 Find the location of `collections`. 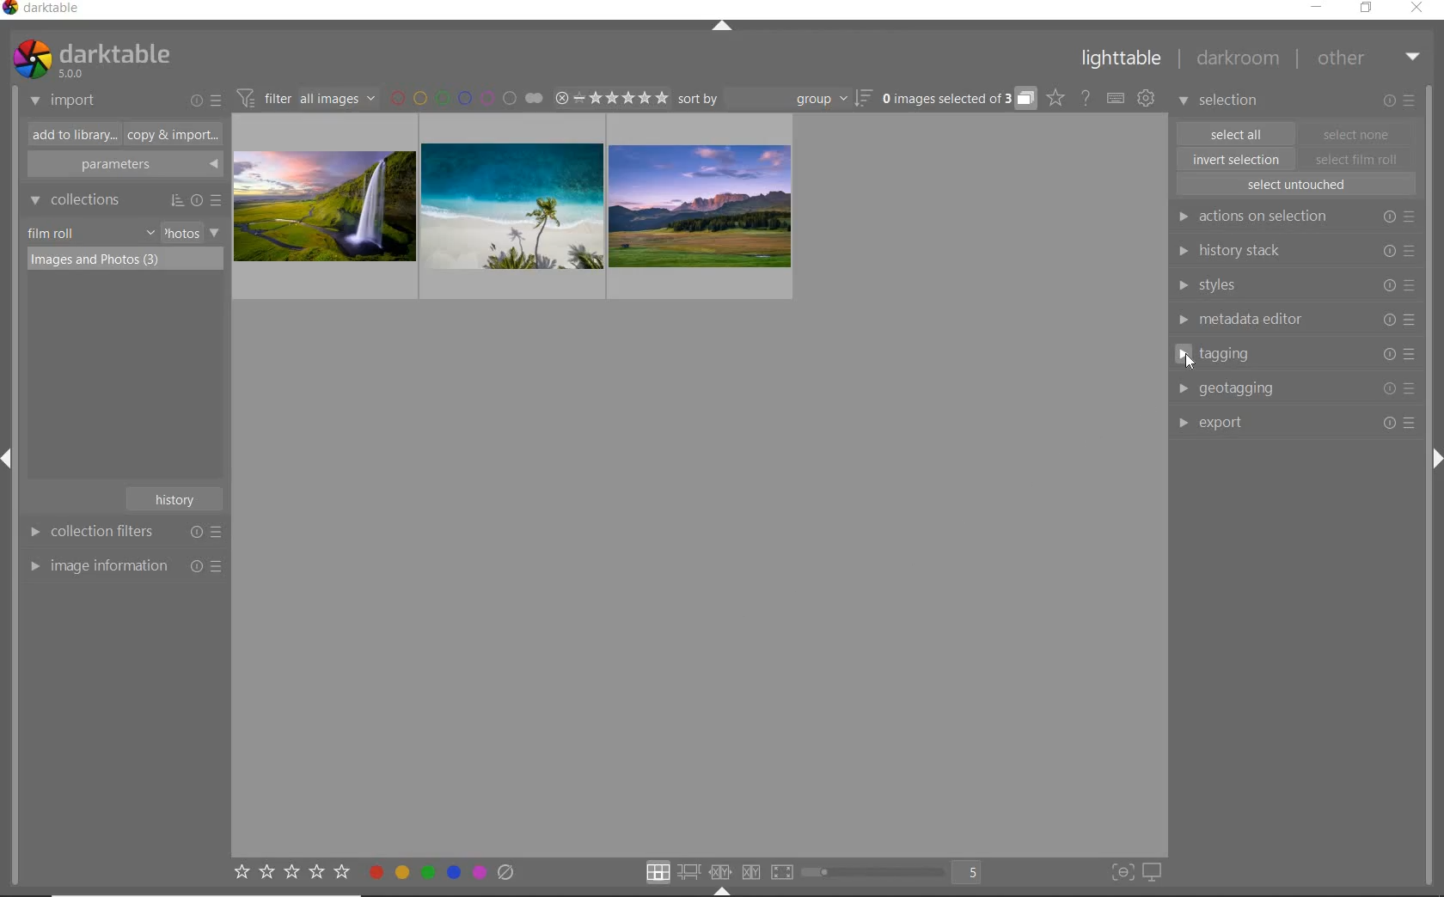

collections is located at coordinates (123, 200).